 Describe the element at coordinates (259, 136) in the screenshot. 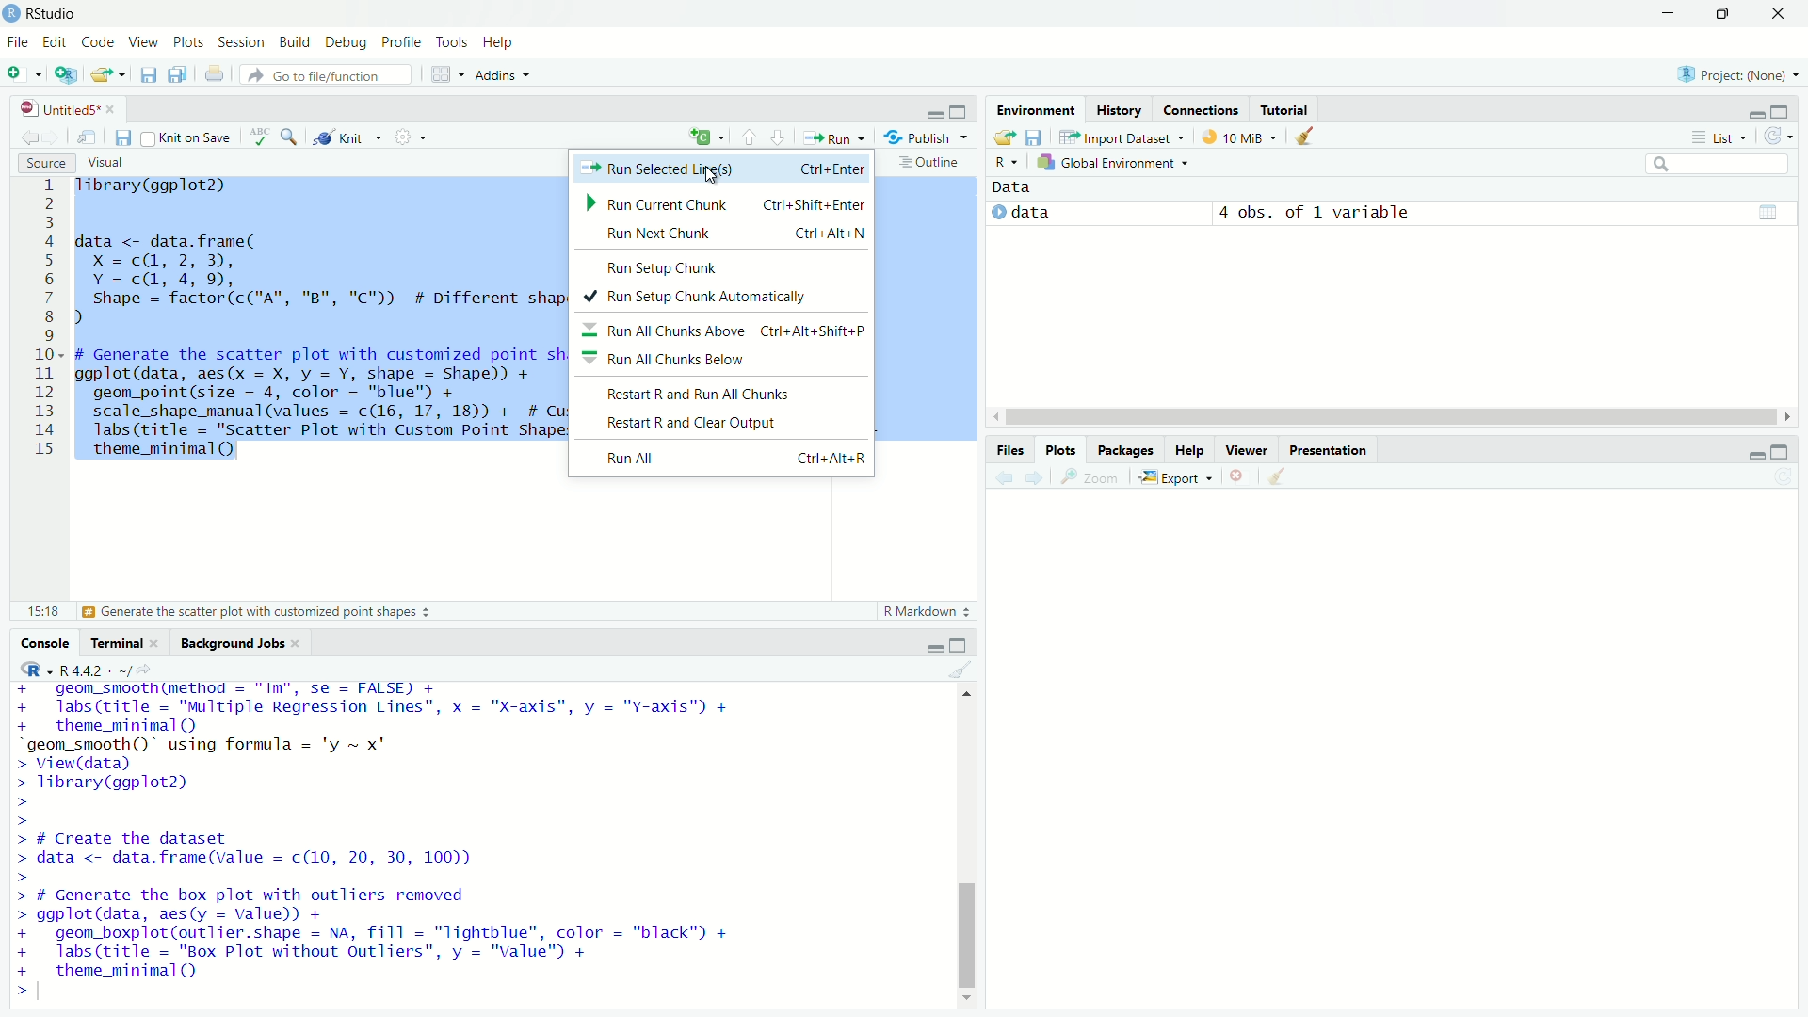

I see `Check spelling in the document` at that location.